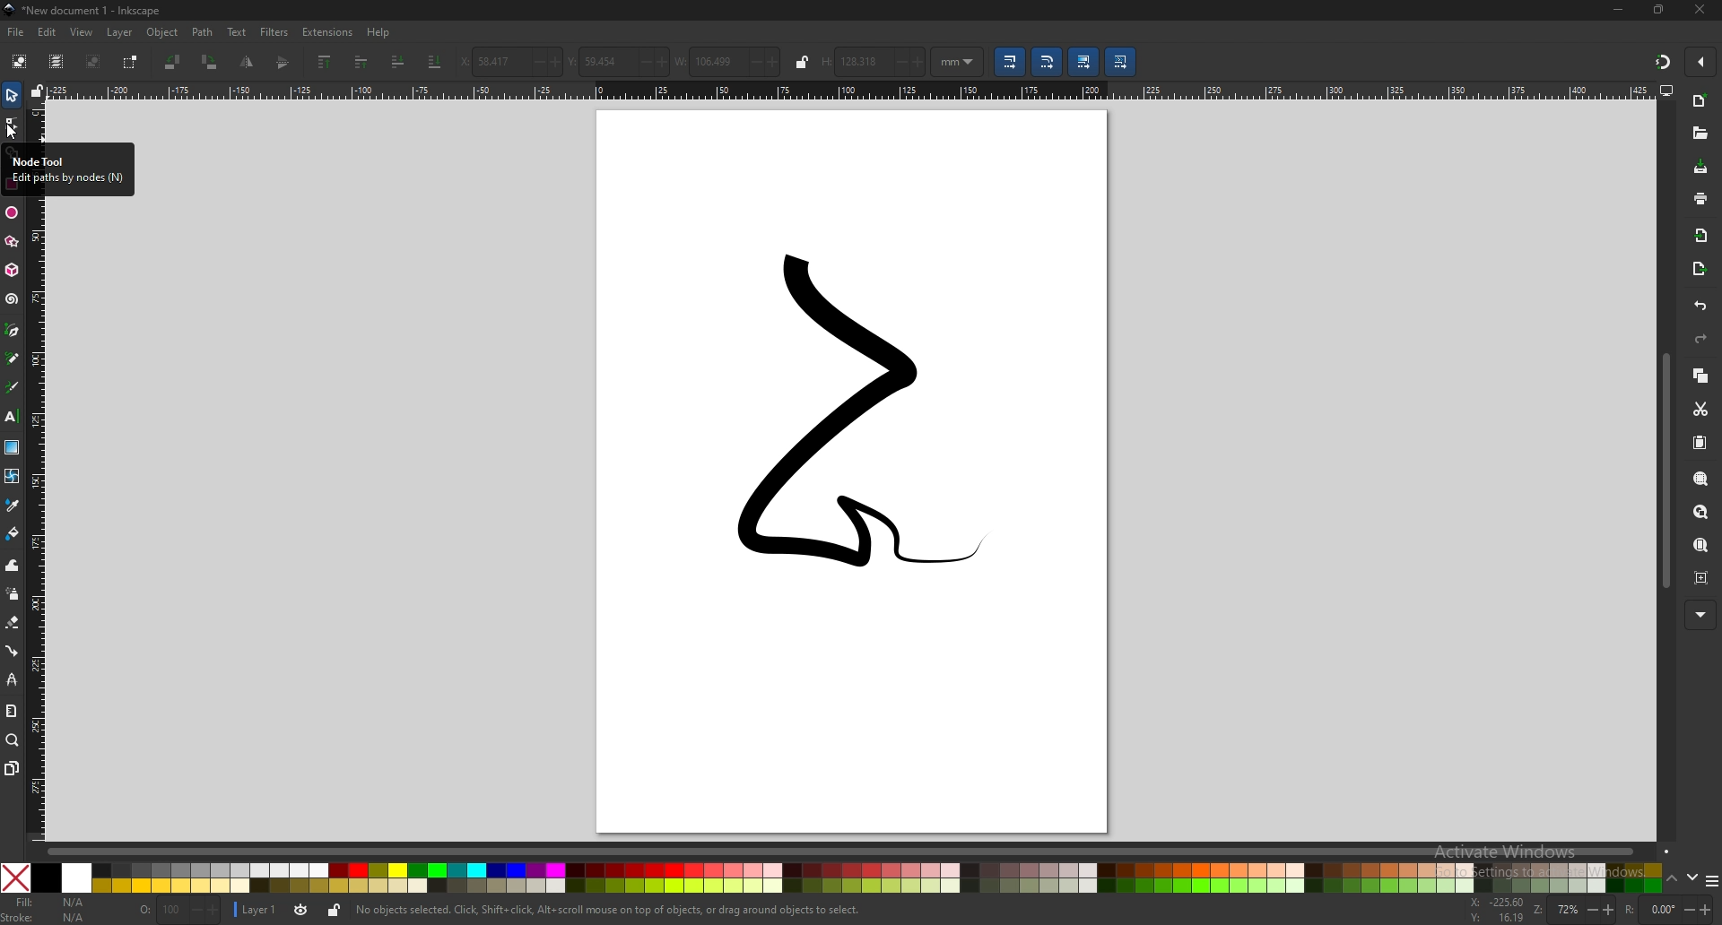 This screenshot has height=925, width=1722. I want to click on rotate 90 degree ccw, so click(175, 62).